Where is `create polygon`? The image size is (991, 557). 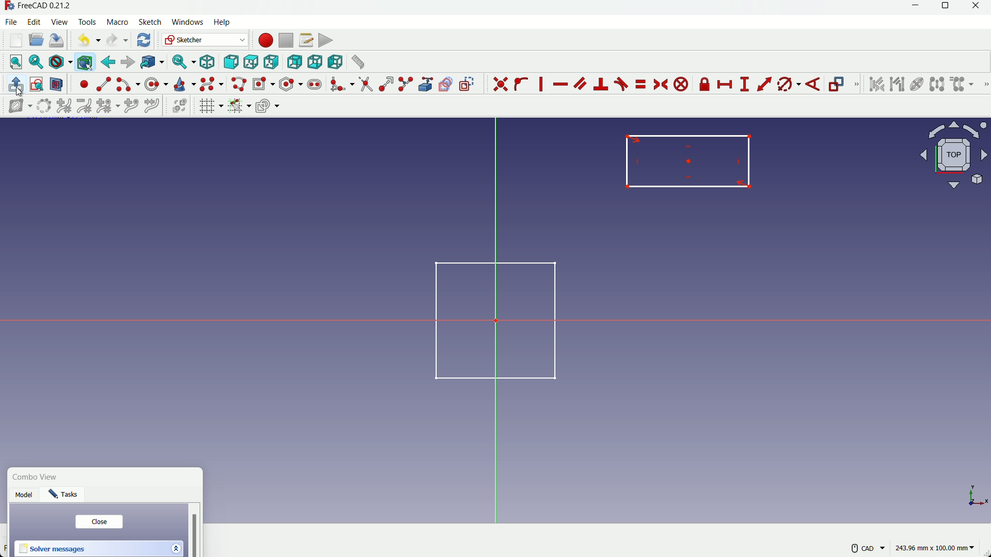 create polygon is located at coordinates (291, 84).